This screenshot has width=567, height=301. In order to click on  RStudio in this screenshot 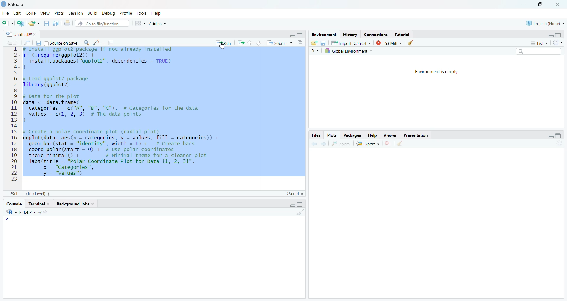, I will do `click(14, 4)`.